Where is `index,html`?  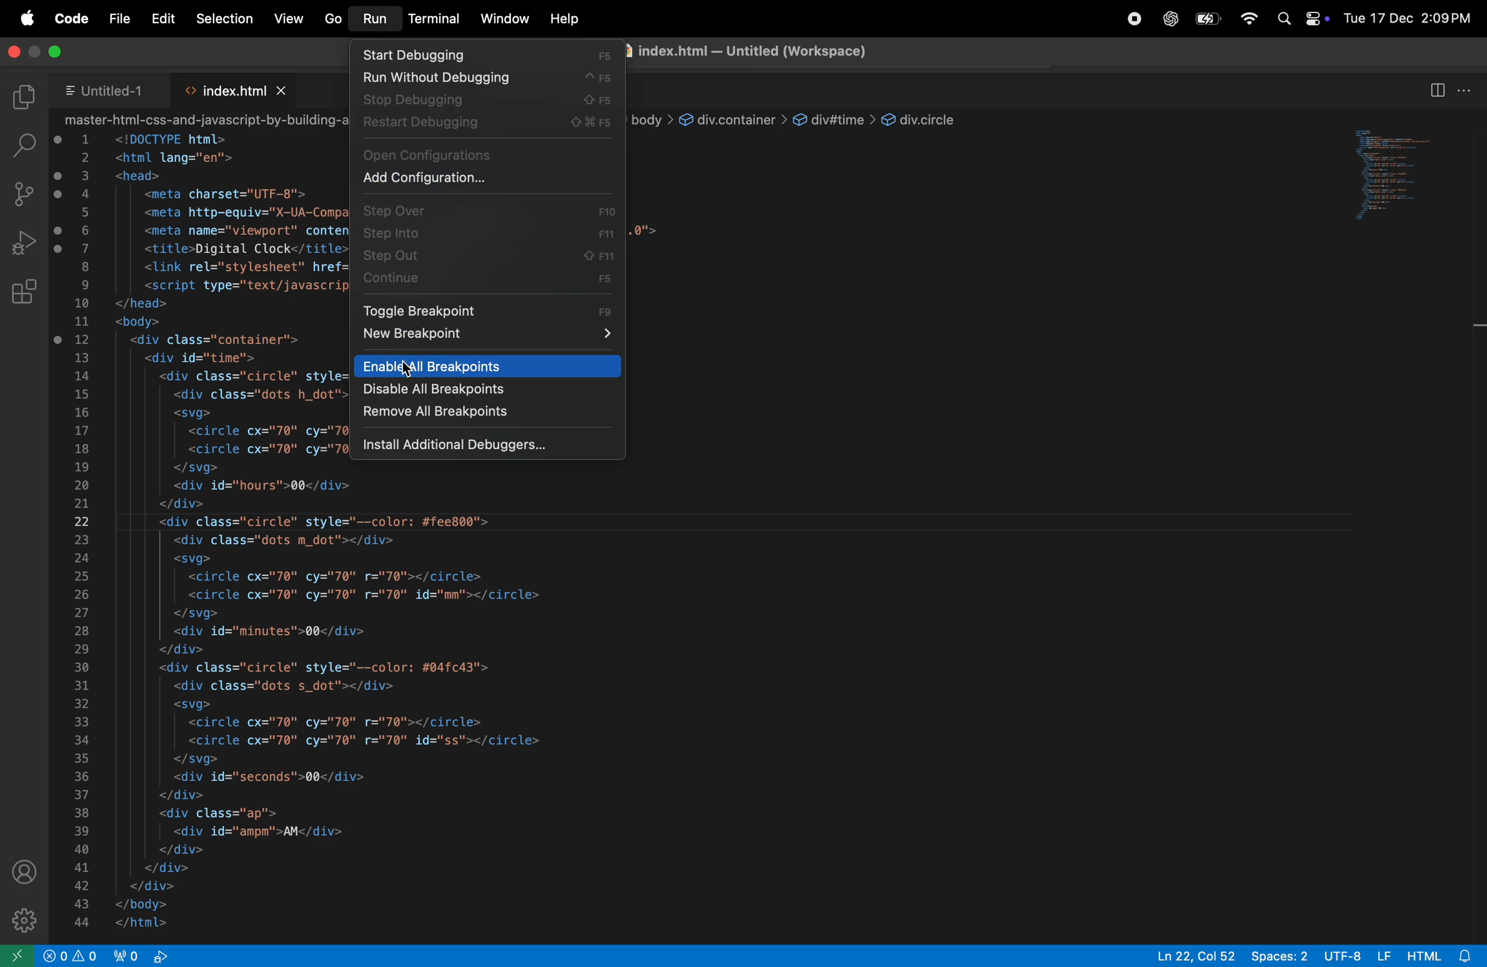
index,html is located at coordinates (222, 89).